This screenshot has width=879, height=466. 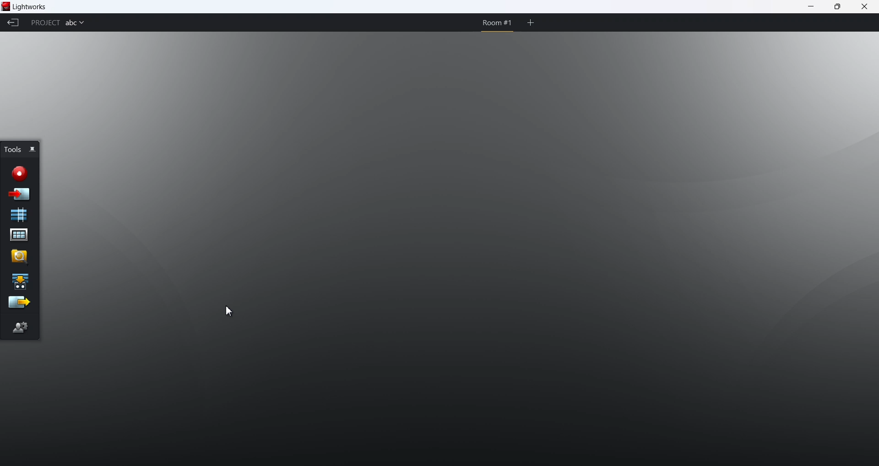 I want to click on project, so click(x=44, y=23).